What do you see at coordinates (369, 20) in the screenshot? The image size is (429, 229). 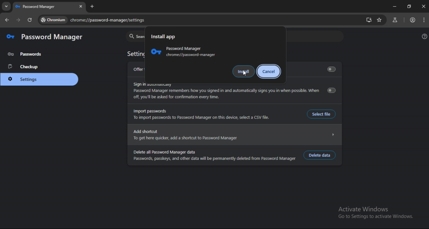 I see `install app` at bounding box center [369, 20].